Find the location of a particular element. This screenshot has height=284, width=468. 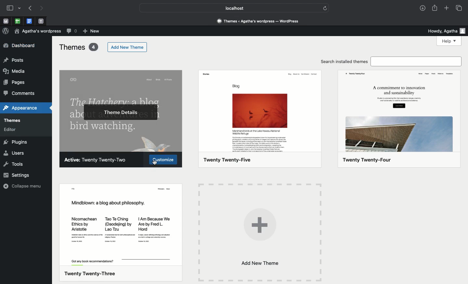

New is located at coordinates (92, 32).